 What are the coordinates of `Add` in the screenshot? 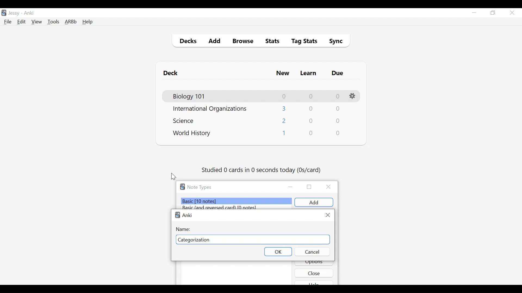 It's located at (215, 42).